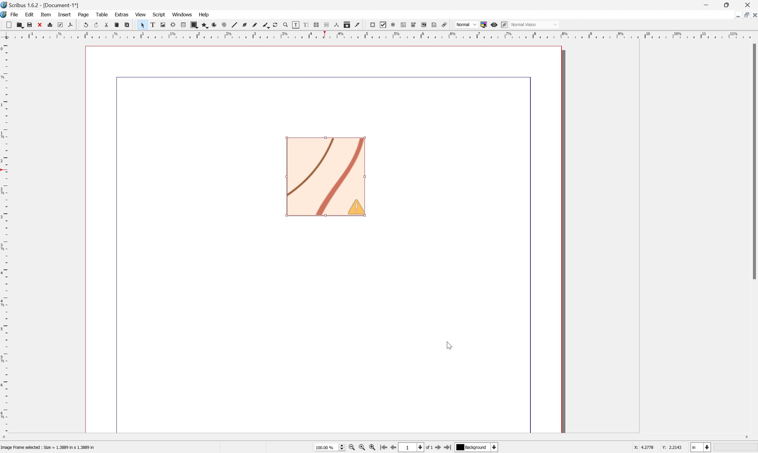 The width and height of the screenshot is (758, 453). What do you see at coordinates (451, 346) in the screenshot?
I see `Cursor` at bounding box center [451, 346].